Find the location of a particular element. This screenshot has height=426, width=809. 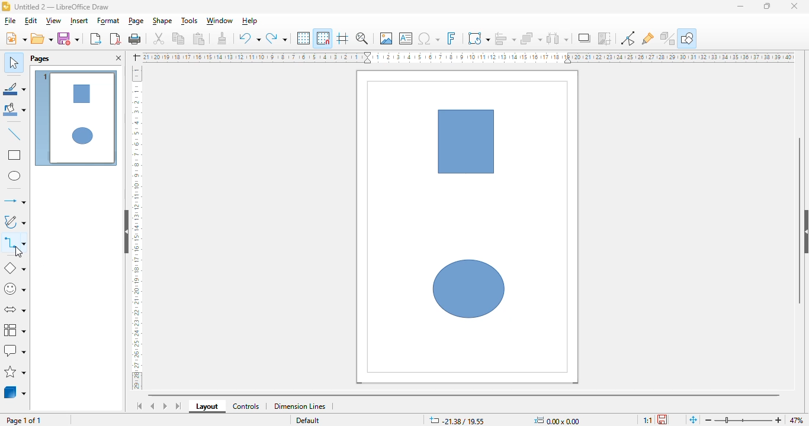

copy is located at coordinates (178, 38).